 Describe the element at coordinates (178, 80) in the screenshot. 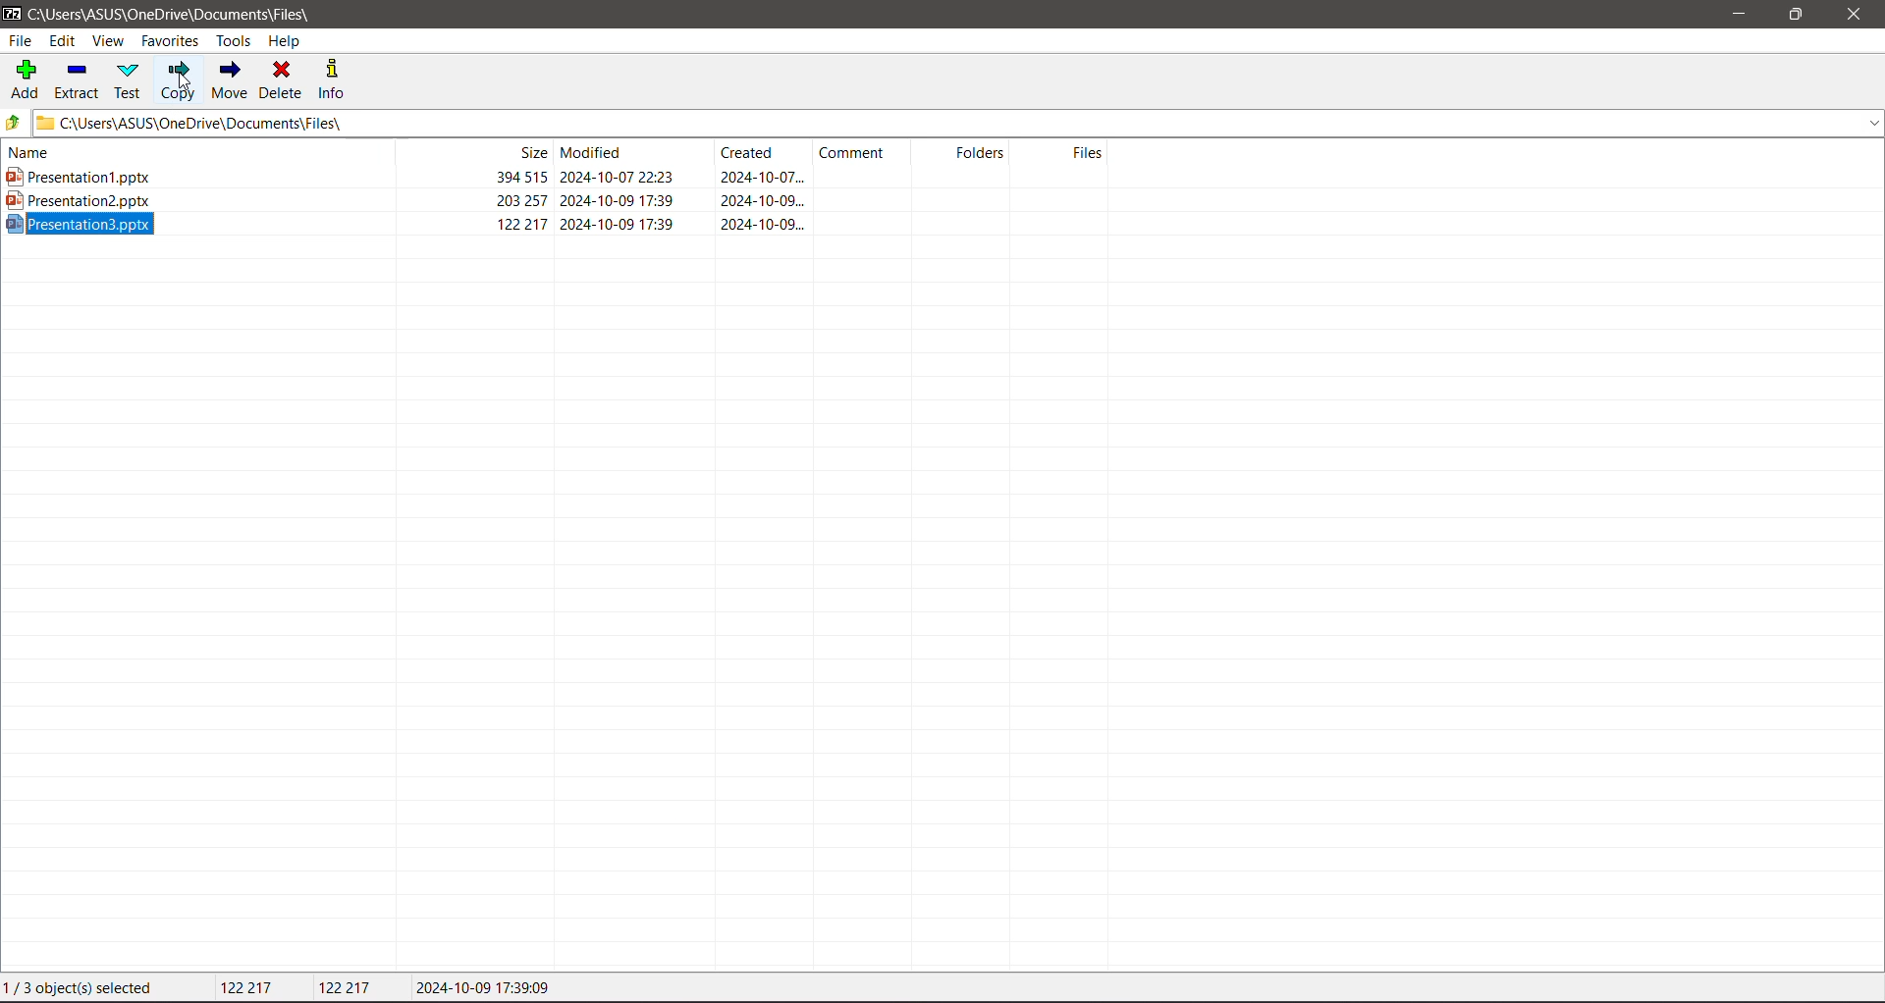

I see `Copy` at that location.